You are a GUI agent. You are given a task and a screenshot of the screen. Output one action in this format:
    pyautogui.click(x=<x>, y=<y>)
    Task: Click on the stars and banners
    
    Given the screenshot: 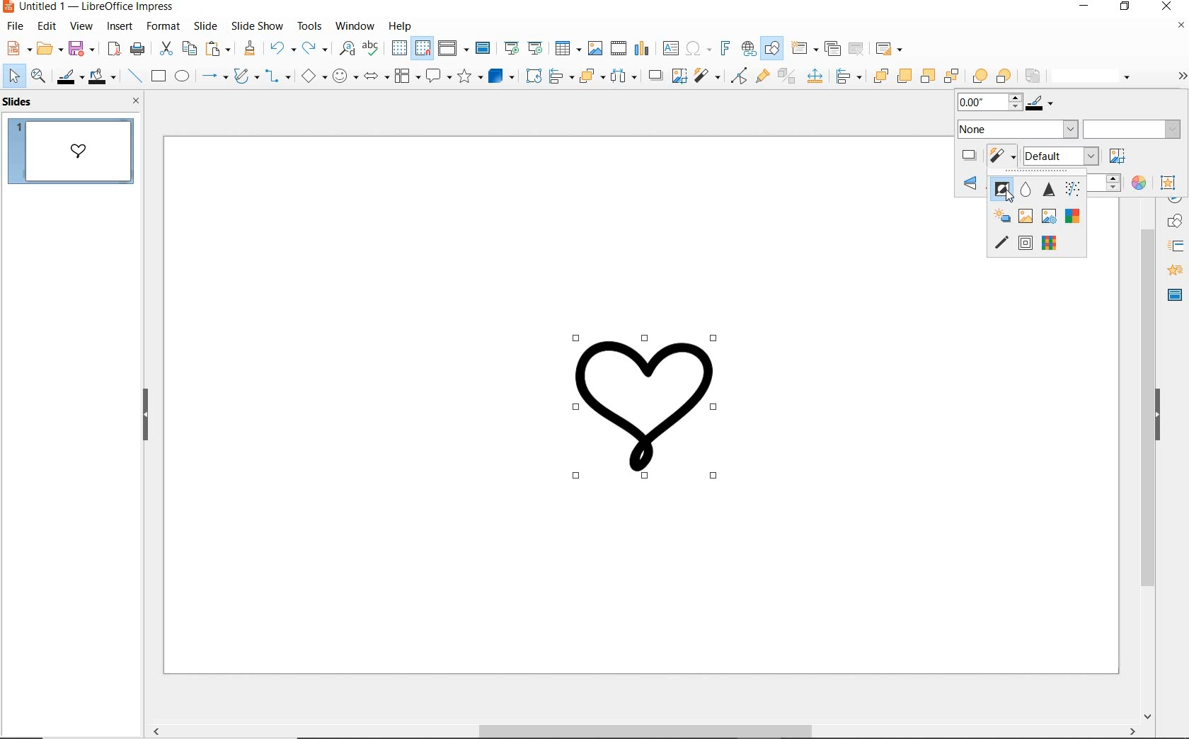 What is the action you would take?
    pyautogui.click(x=469, y=76)
    